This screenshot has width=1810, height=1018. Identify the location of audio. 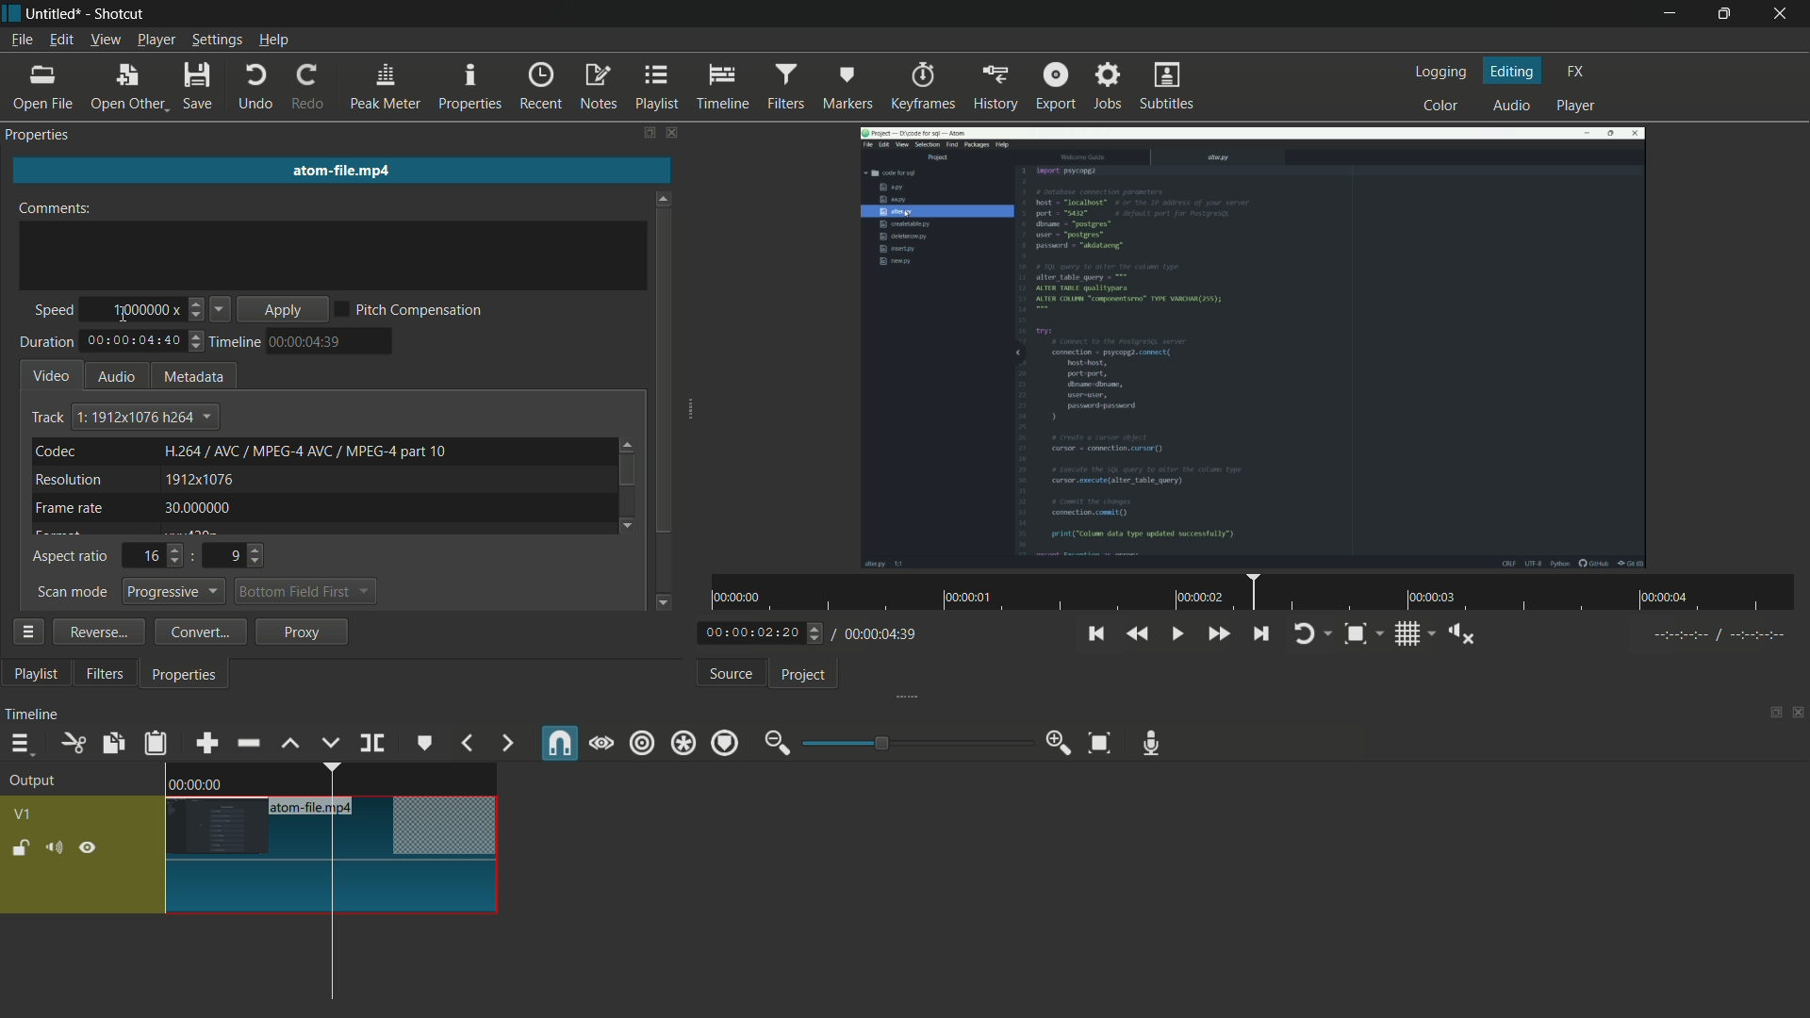
(1513, 104).